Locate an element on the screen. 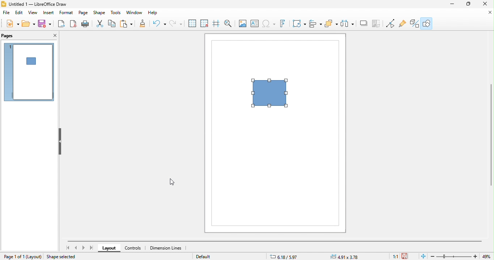  help is located at coordinates (156, 14).